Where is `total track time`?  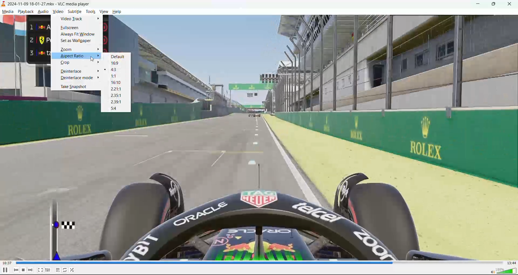 total track time is located at coordinates (512, 263).